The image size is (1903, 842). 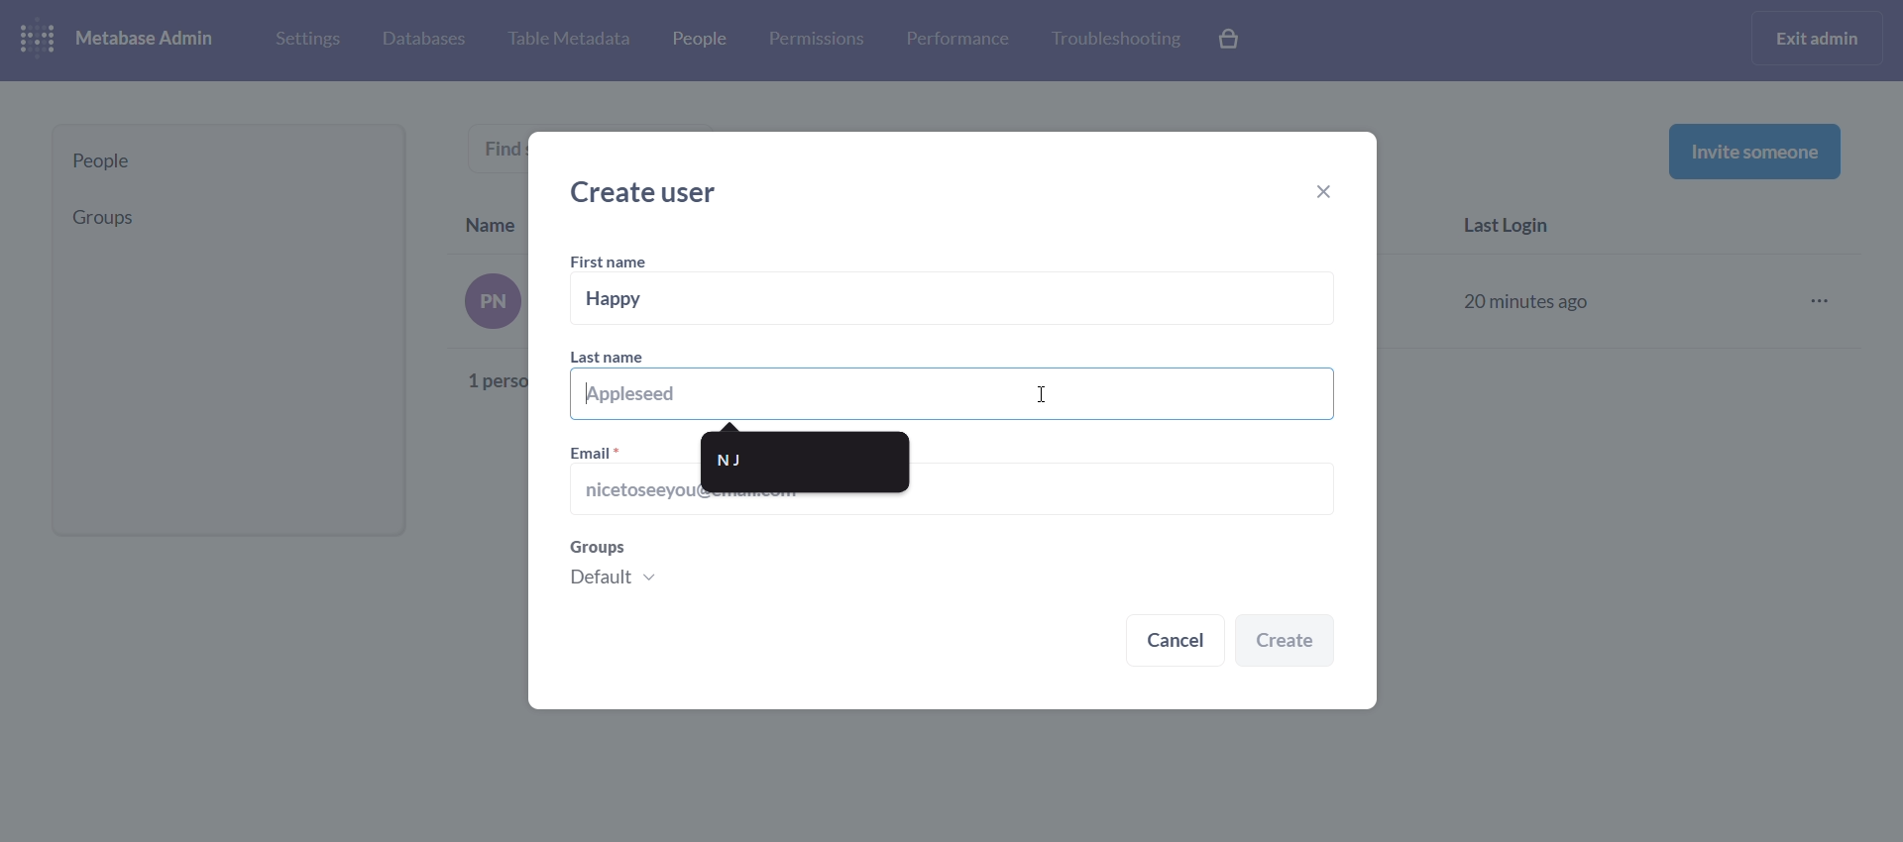 I want to click on last login, so click(x=1516, y=228).